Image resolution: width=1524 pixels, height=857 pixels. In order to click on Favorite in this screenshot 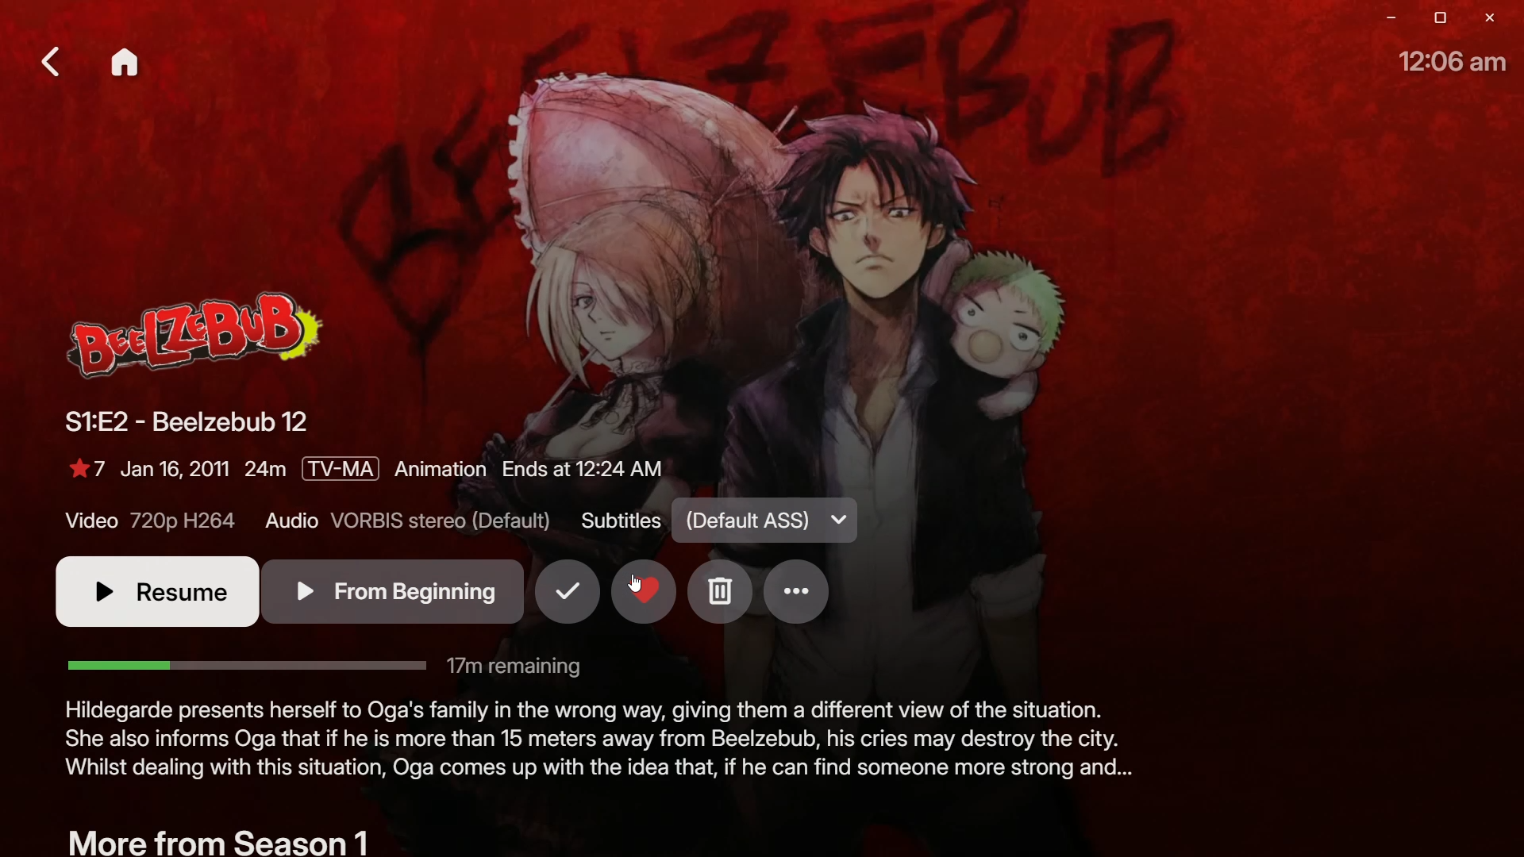, I will do `click(643, 613)`.